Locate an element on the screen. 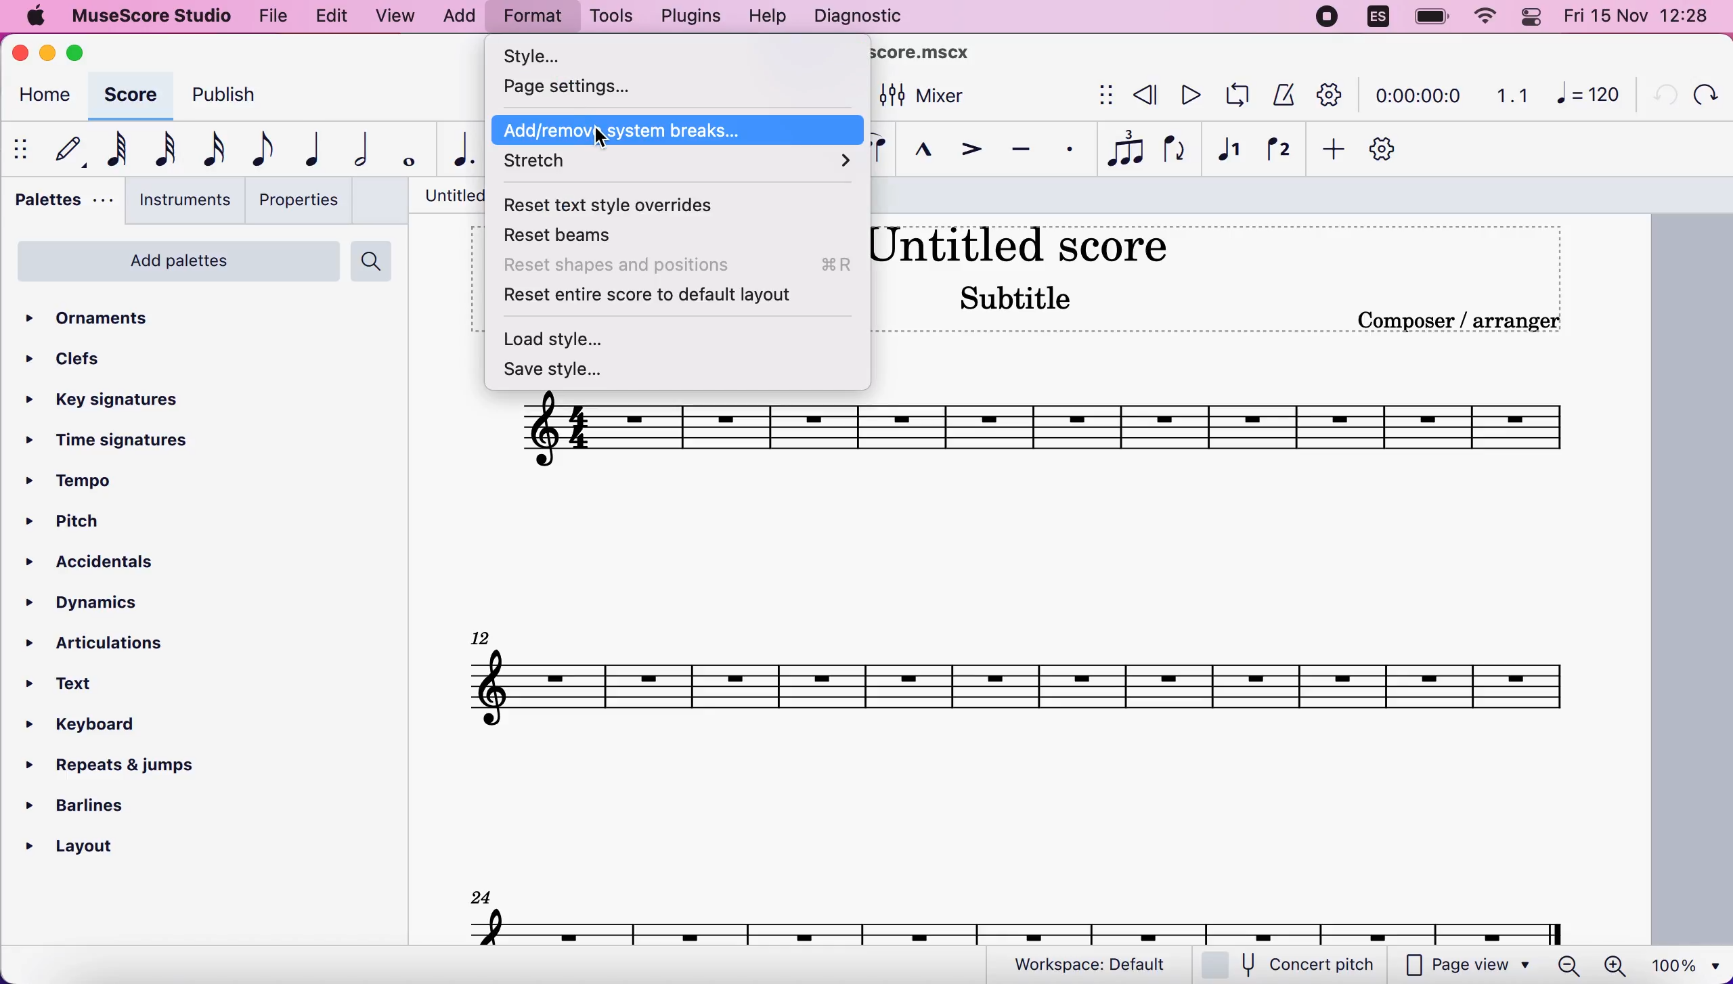 This screenshot has width=1733, height=984. diagnostic is located at coordinates (863, 18).